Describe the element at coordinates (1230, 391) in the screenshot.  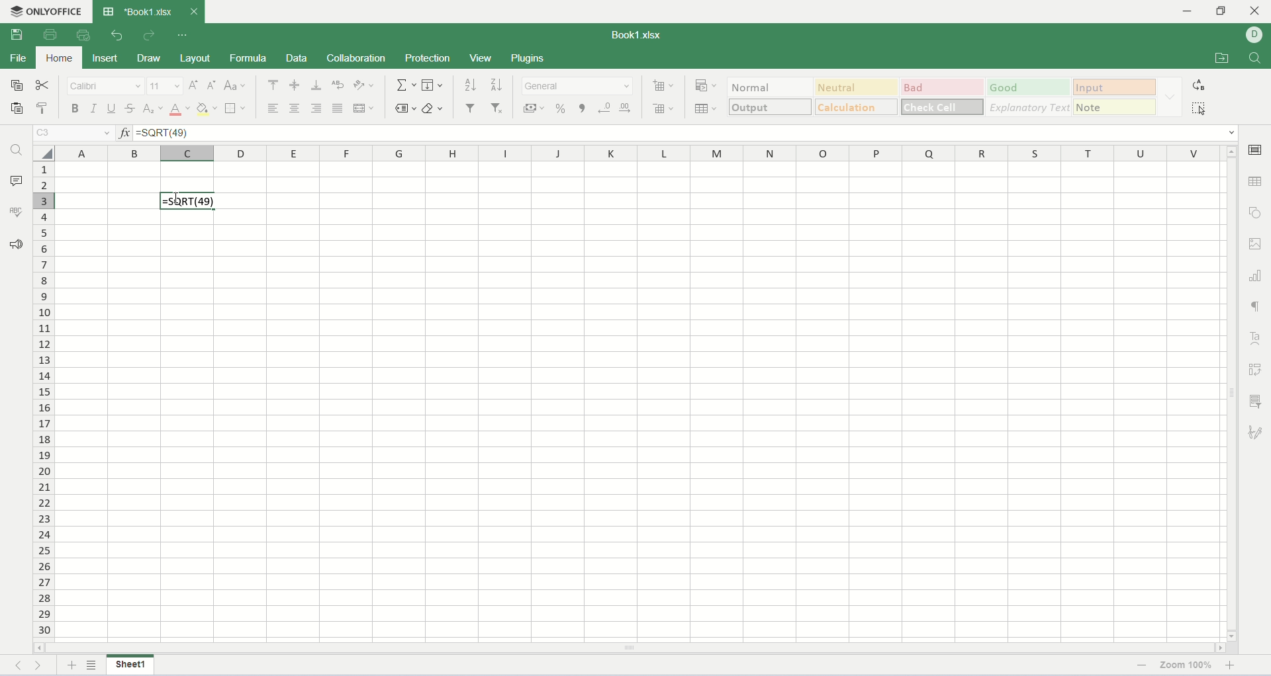
I see `vertical scroll bar` at that location.